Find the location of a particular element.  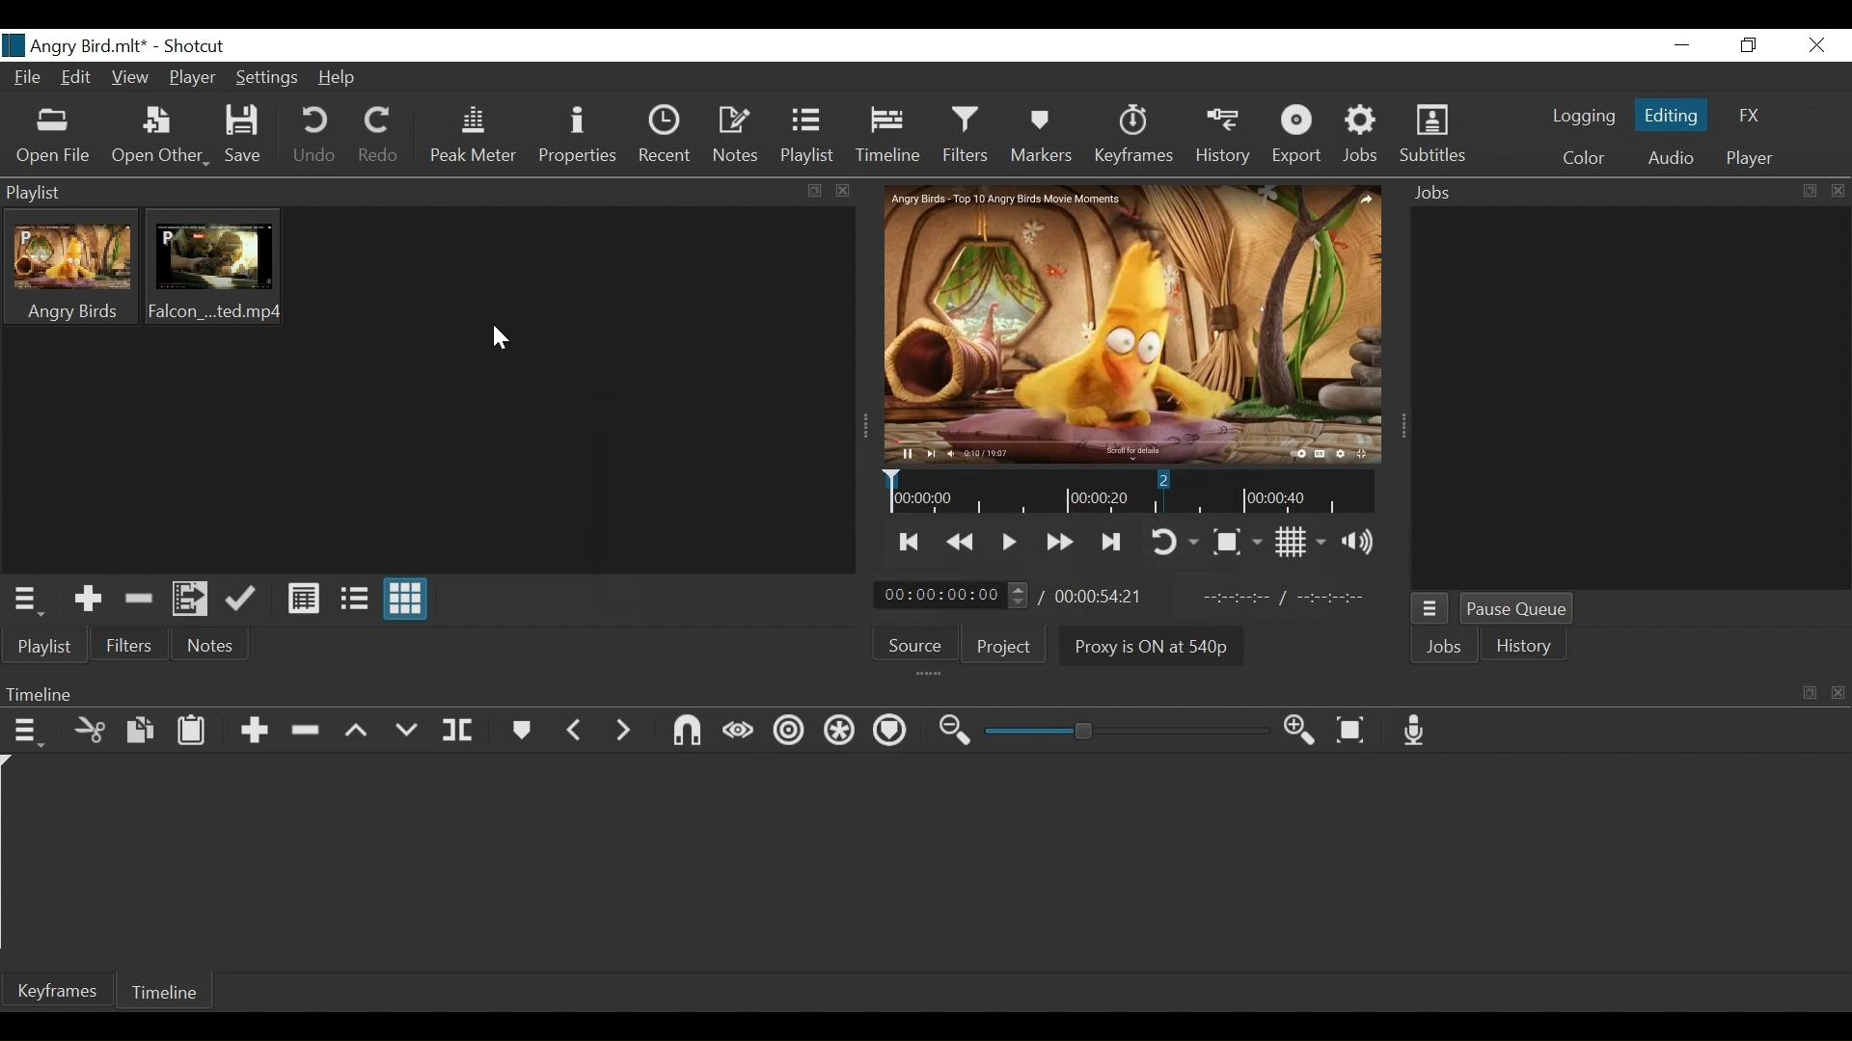

Edit is located at coordinates (77, 77).